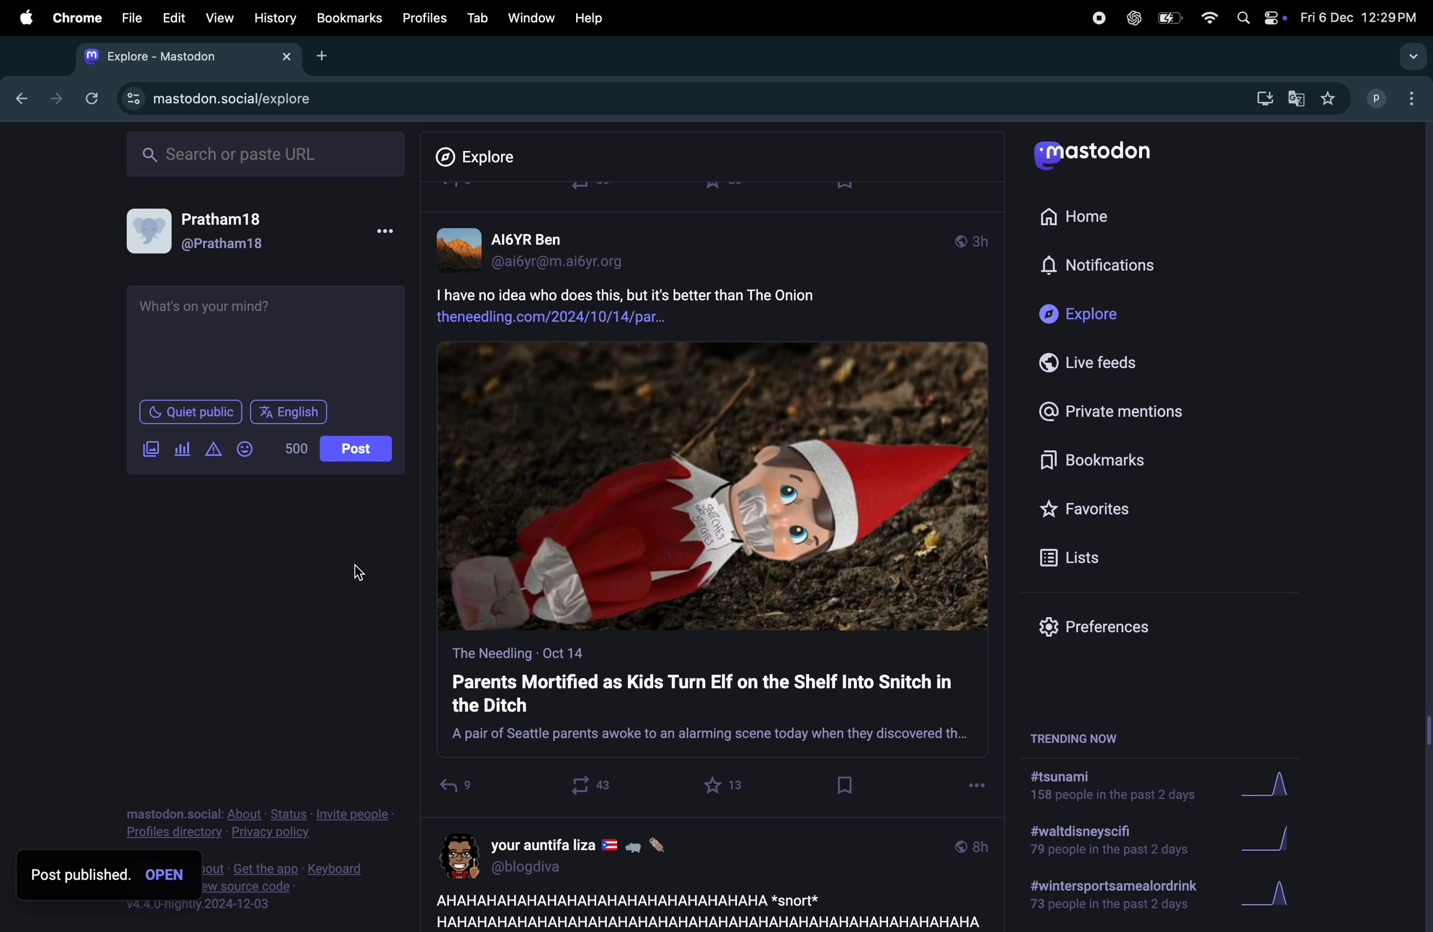 This screenshot has width=1433, height=932. What do you see at coordinates (1120, 789) in the screenshot?
I see `#tsunami` at bounding box center [1120, 789].